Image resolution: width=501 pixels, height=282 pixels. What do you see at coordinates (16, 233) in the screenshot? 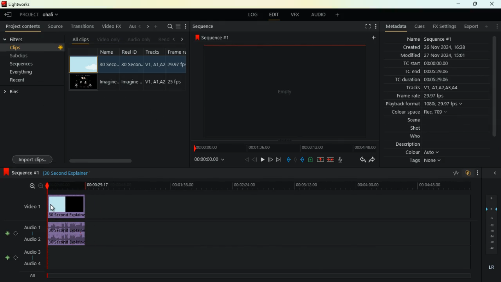
I see `toggle` at bounding box center [16, 233].